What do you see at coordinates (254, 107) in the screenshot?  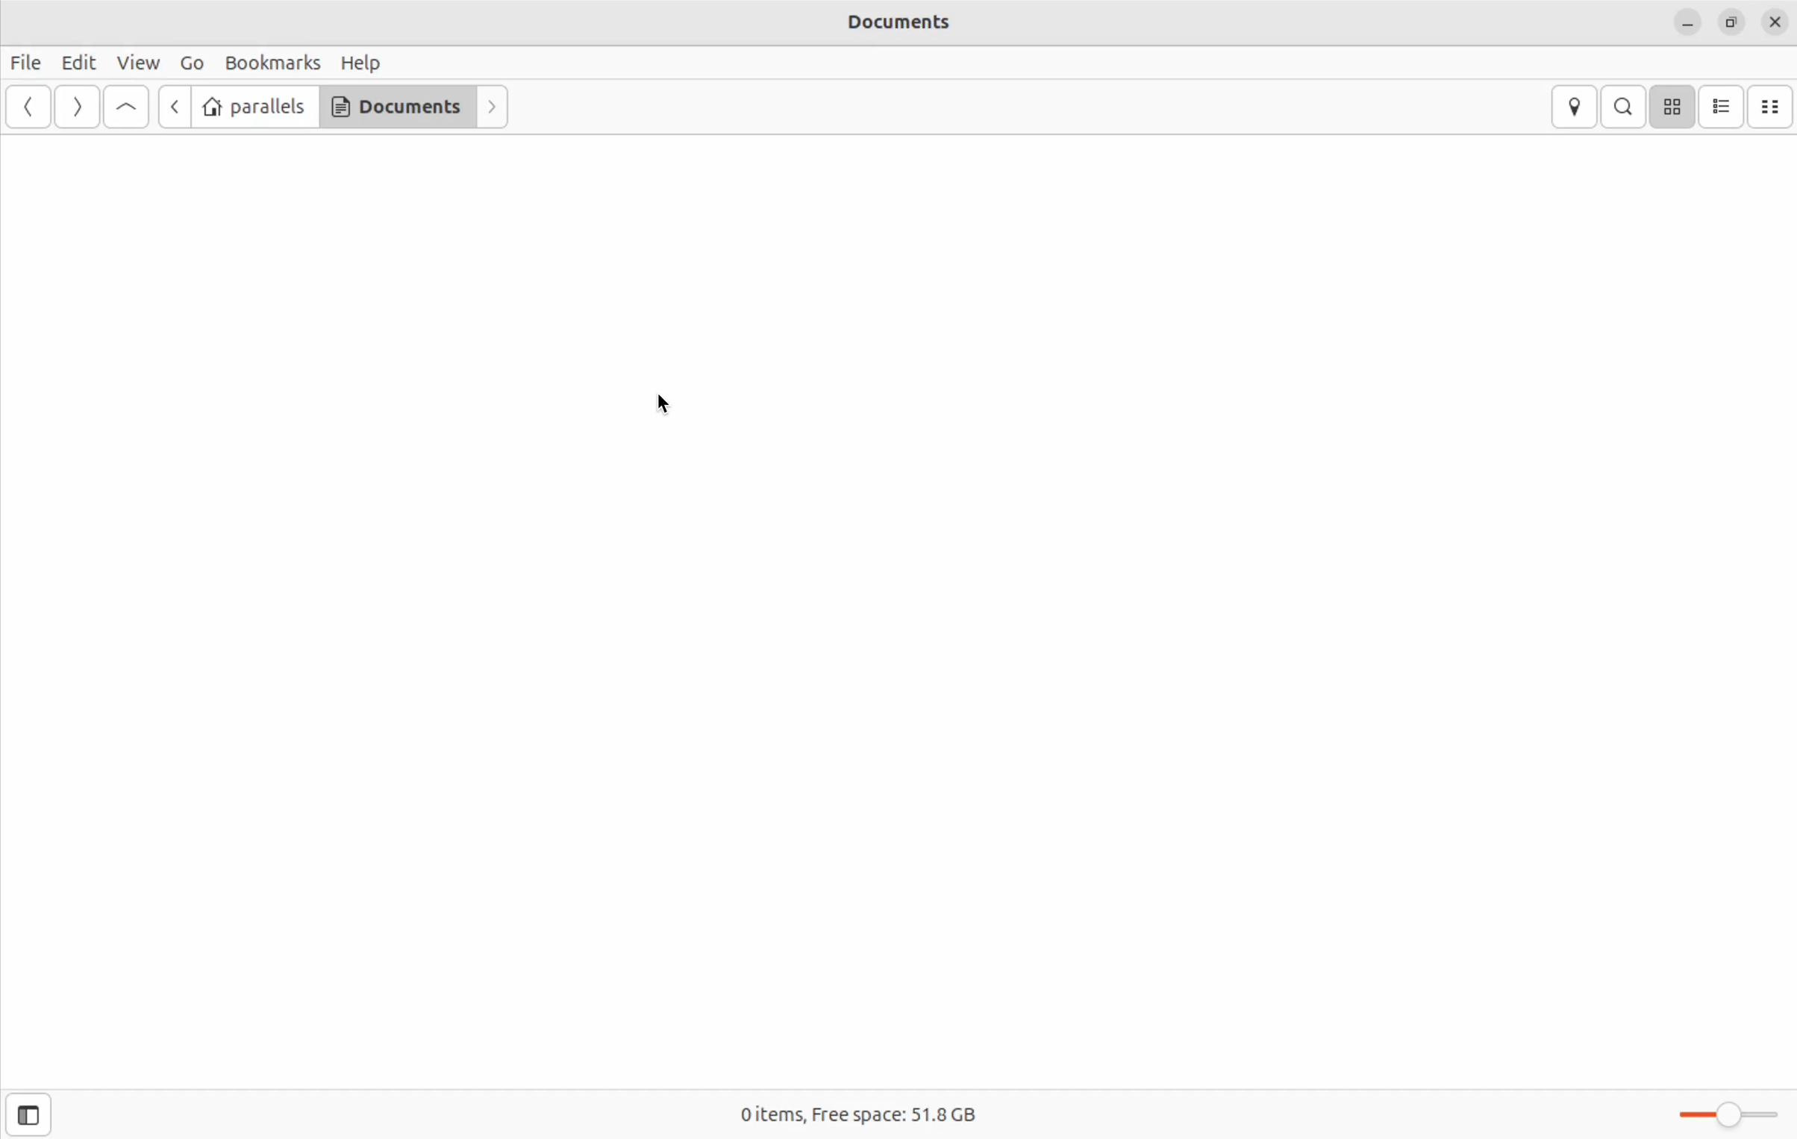 I see `parallels` at bounding box center [254, 107].